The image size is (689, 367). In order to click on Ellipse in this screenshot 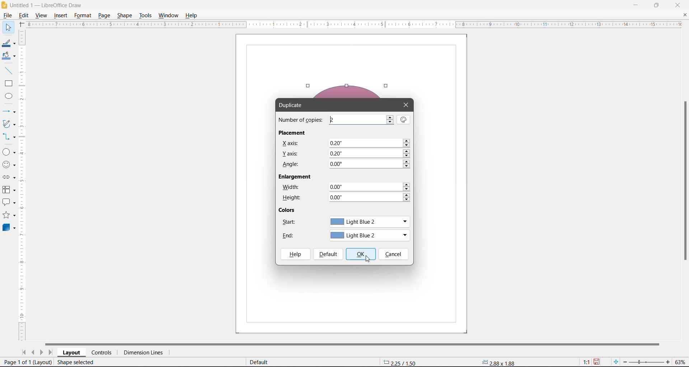, I will do `click(8, 96)`.